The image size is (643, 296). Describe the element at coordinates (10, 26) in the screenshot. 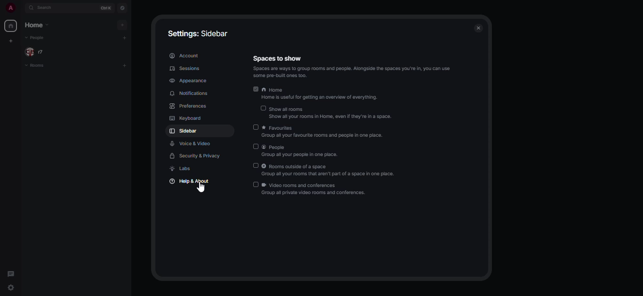

I see `home` at that location.